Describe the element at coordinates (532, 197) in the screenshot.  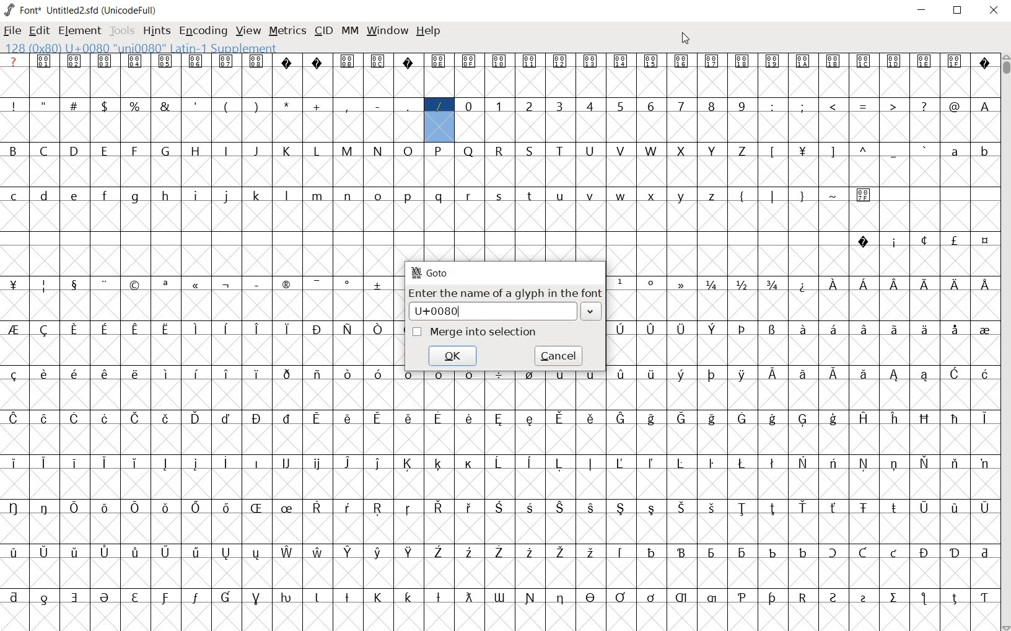
I see `glyph` at that location.